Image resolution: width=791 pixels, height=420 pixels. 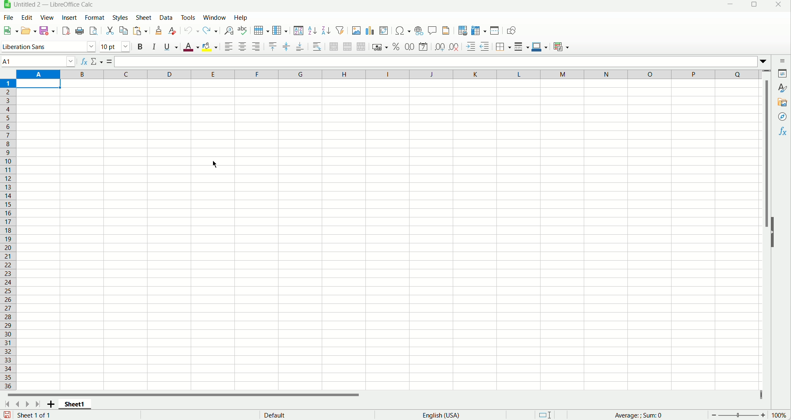 I want to click on New, so click(x=10, y=30).